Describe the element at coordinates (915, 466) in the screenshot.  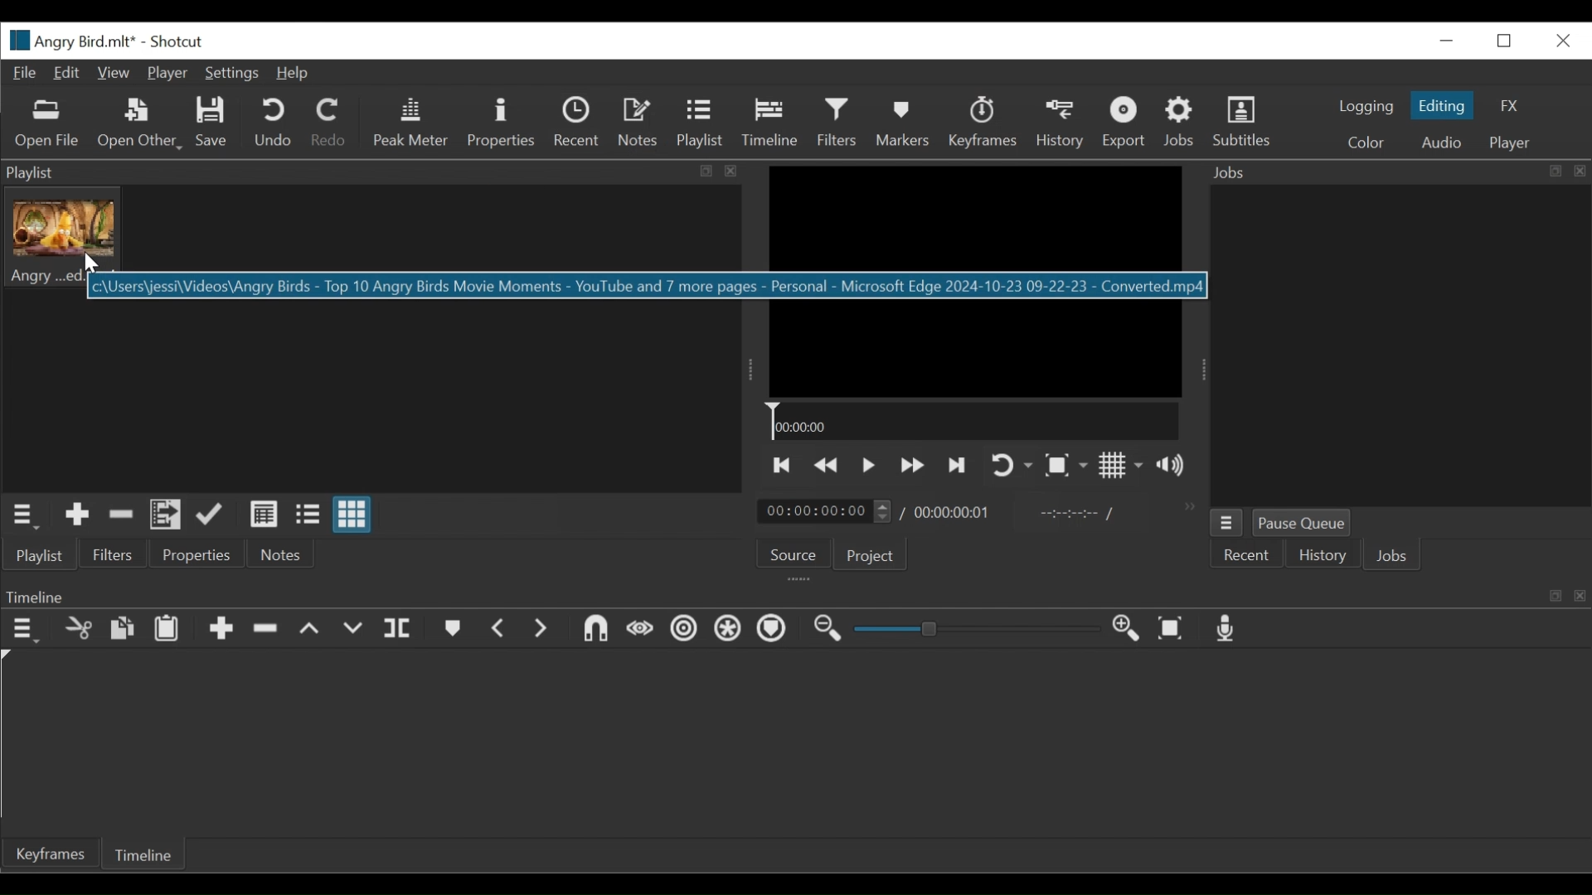
I see `Play forward quickly` at that location.